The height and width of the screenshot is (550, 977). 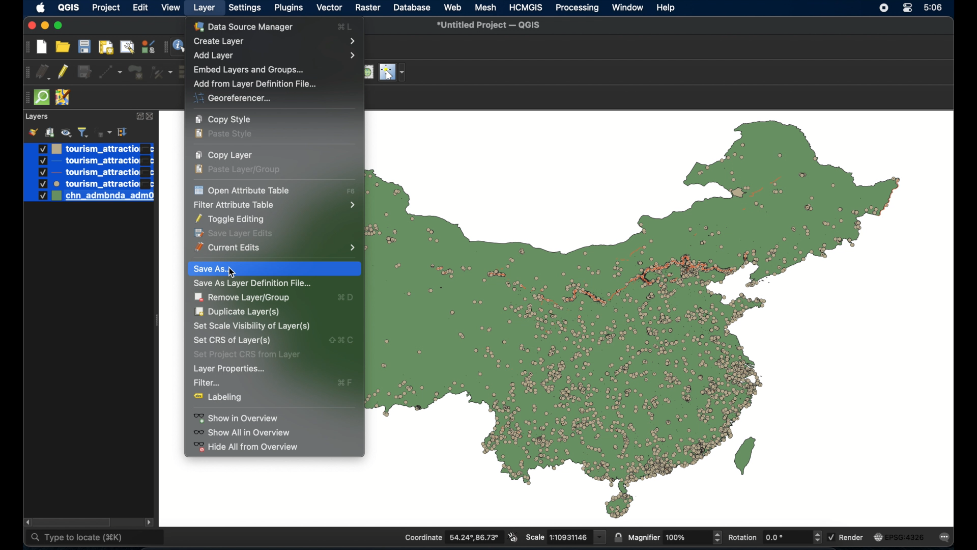 What do you see at coordinates (215, 399) in the screenshot?
I see `labelling` at bounding box center [215, 399].